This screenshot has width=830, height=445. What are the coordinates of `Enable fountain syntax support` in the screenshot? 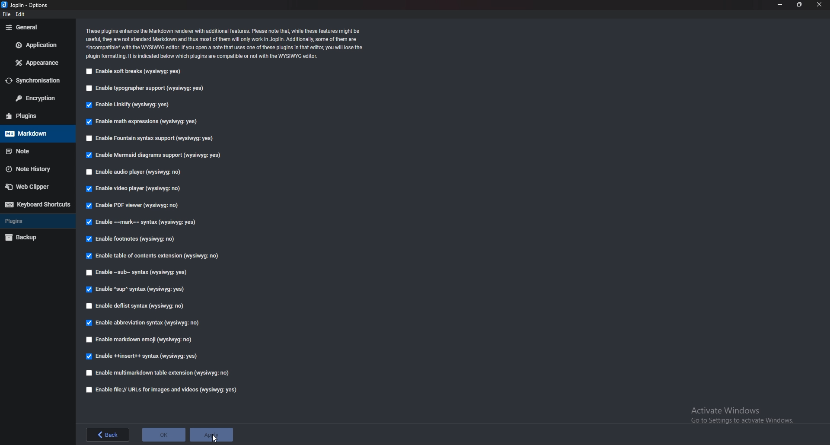 It's located at (157, 139).